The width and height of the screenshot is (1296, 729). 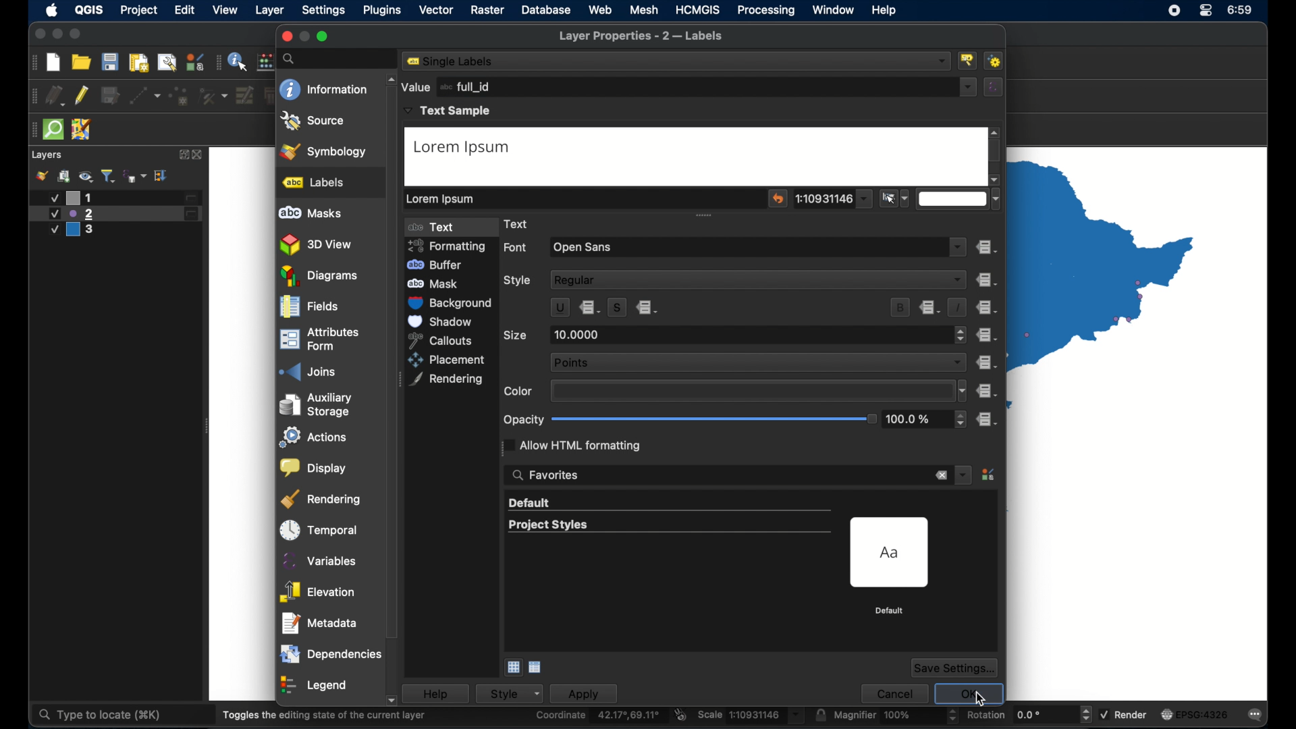 What do you see at coordinates (109, 175) in the screenshot?
I see `filter  legend` at bounding box center [109, 175].